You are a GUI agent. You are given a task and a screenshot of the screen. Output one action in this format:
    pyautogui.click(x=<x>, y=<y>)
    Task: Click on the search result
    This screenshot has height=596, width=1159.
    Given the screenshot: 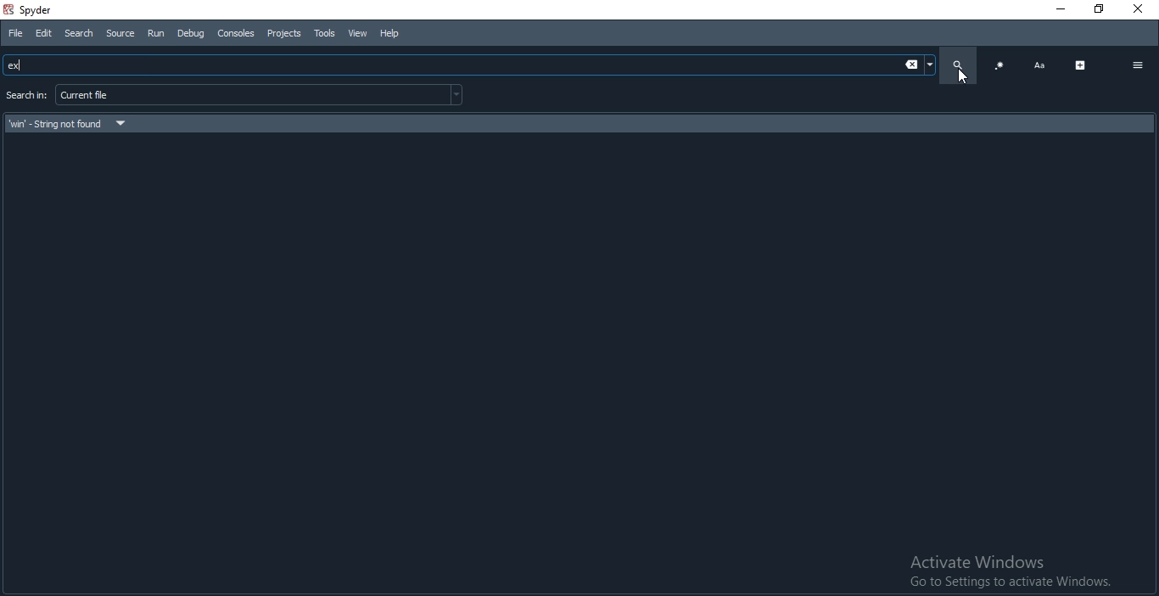 What is the action you would take?
    pyautogui.click(x=575, y=121)
    